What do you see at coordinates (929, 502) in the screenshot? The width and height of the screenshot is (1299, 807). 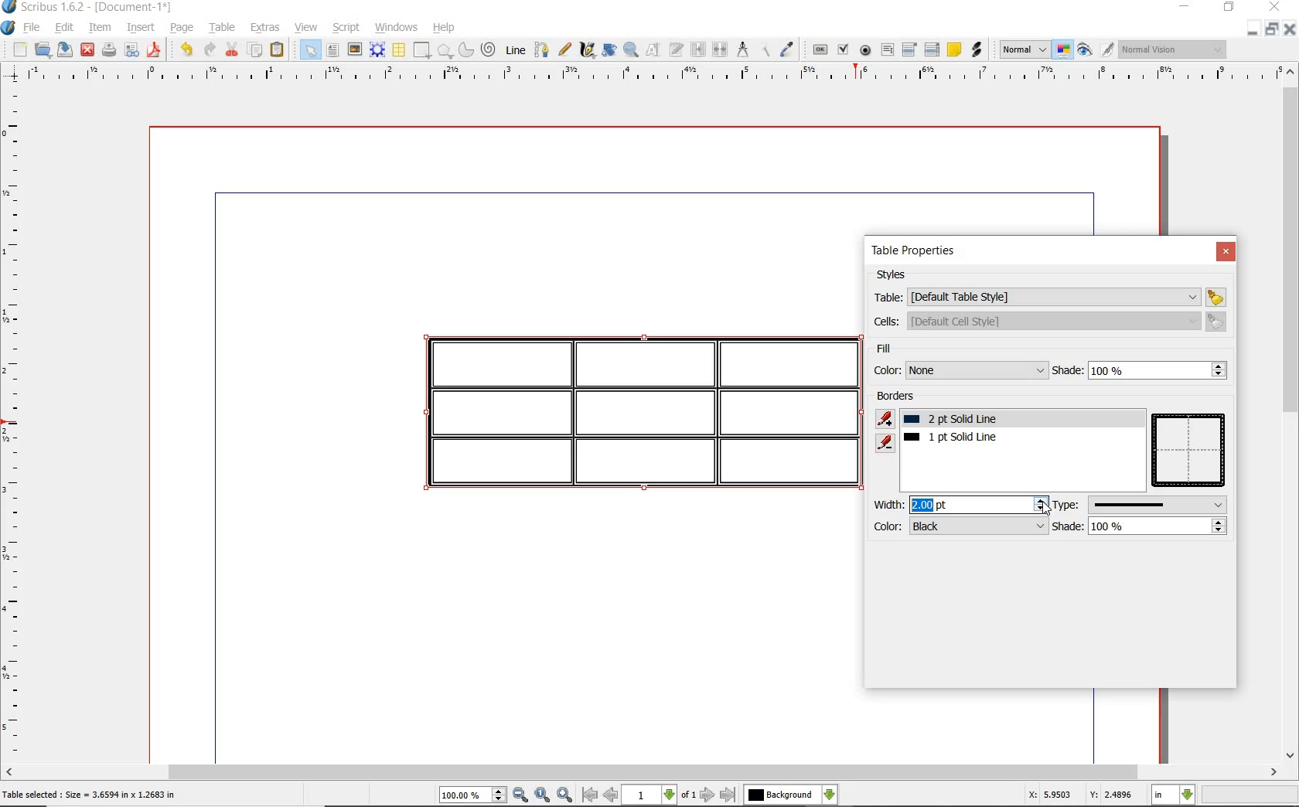 I see `width value added` at bounding box center [929, 502].